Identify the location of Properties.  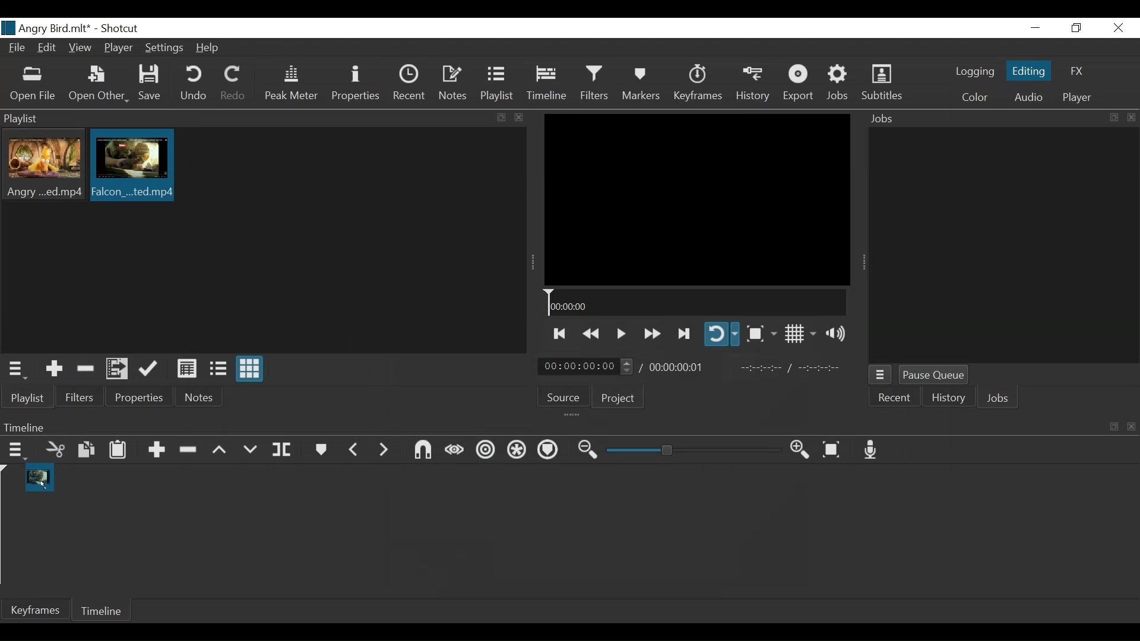
(137, 396).